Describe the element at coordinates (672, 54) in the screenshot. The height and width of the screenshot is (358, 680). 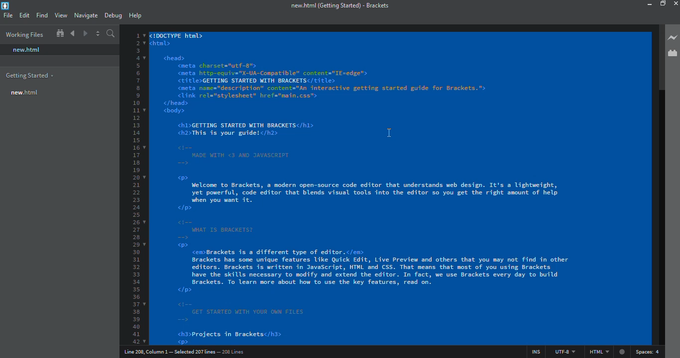
I see `extension manager` at that location.